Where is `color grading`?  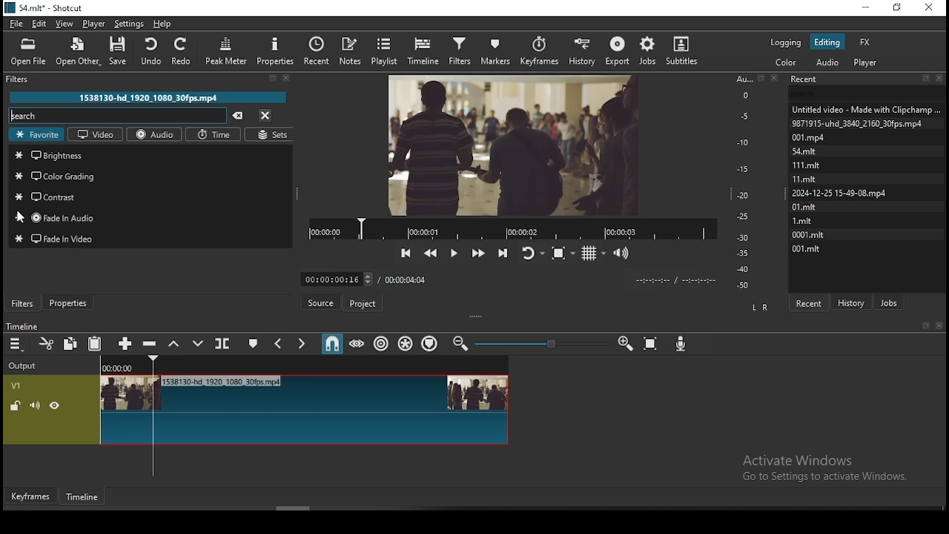 color grading is located at coordinates (151, 176).